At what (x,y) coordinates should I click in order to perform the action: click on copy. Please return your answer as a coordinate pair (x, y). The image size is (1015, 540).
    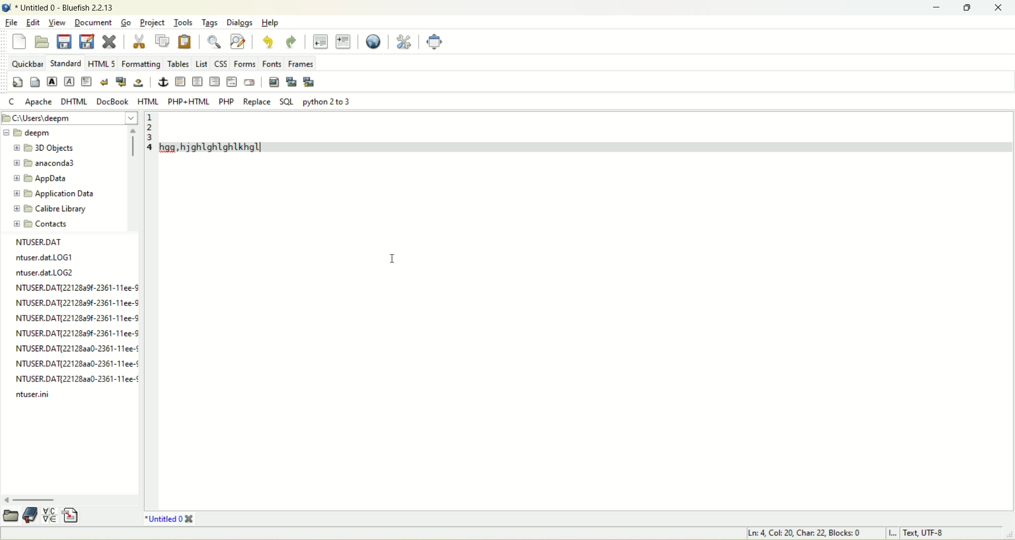
    Looking at the image, I should click on (164, 41).